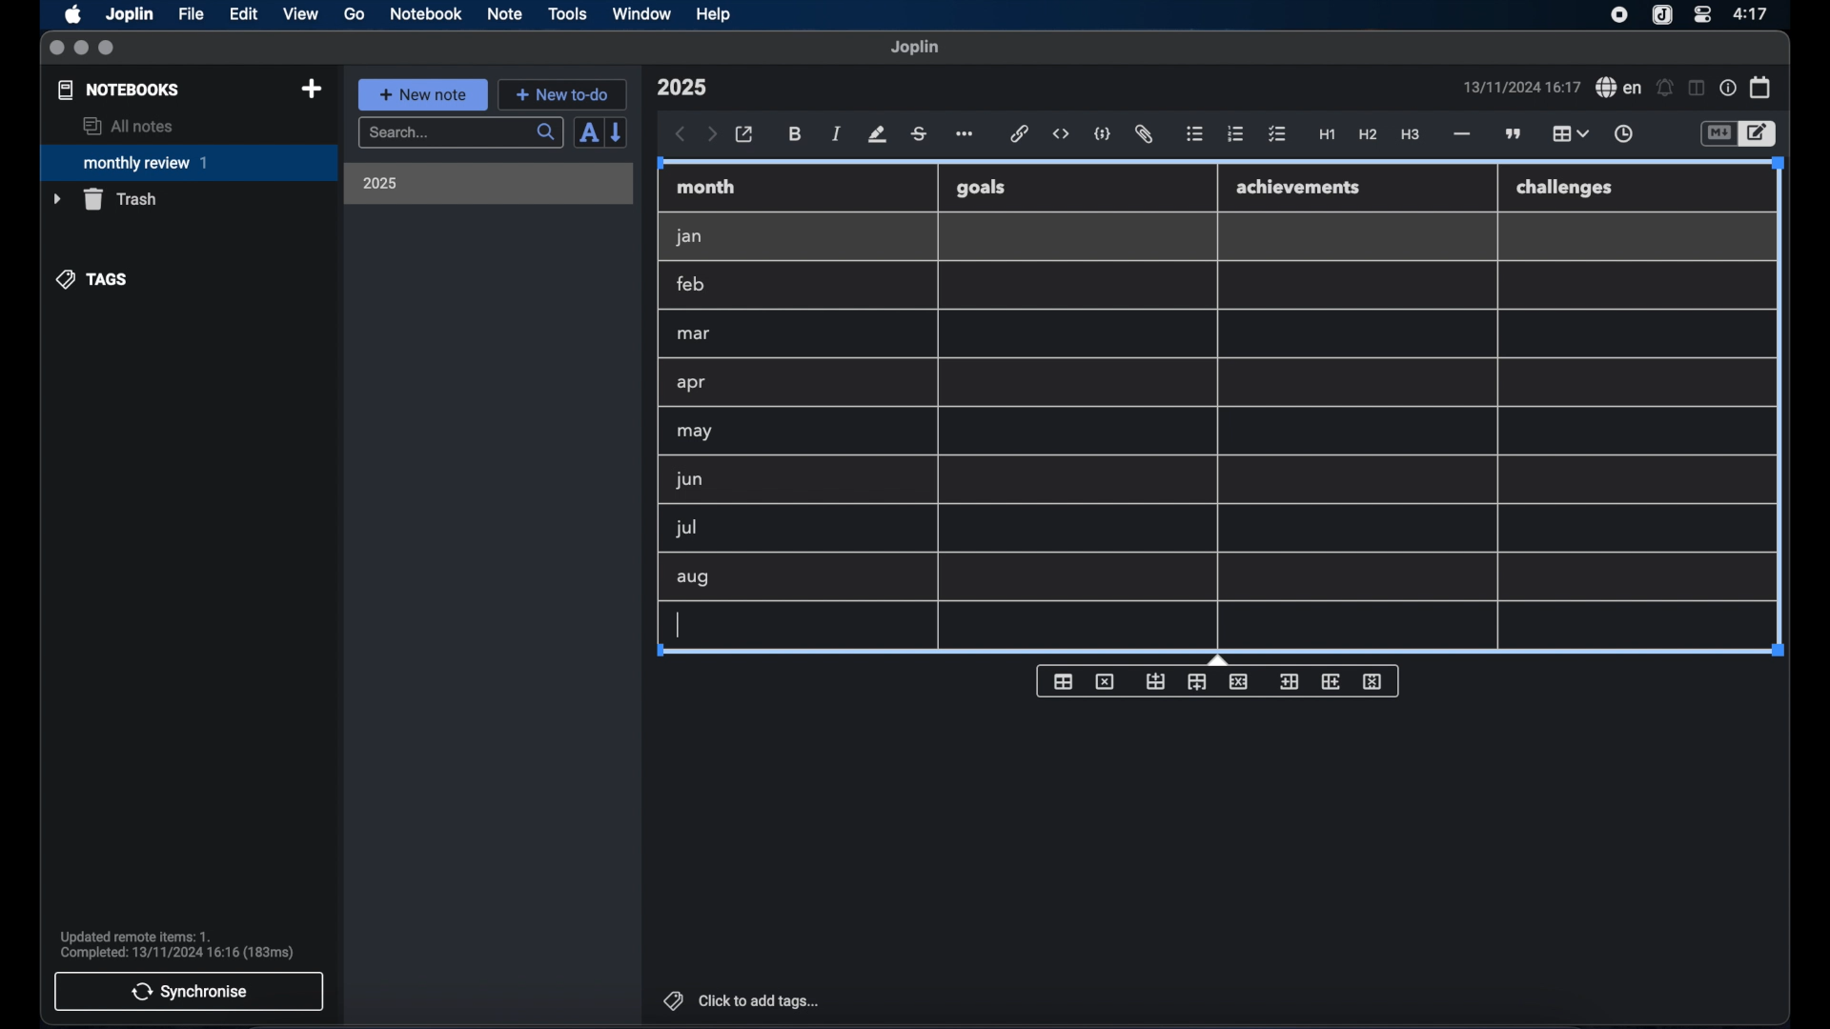 This screenshot has width=1830, height=1029. Describe the element at coordinates (1063, 681) in the screenshot. I see `insert table` at that location.